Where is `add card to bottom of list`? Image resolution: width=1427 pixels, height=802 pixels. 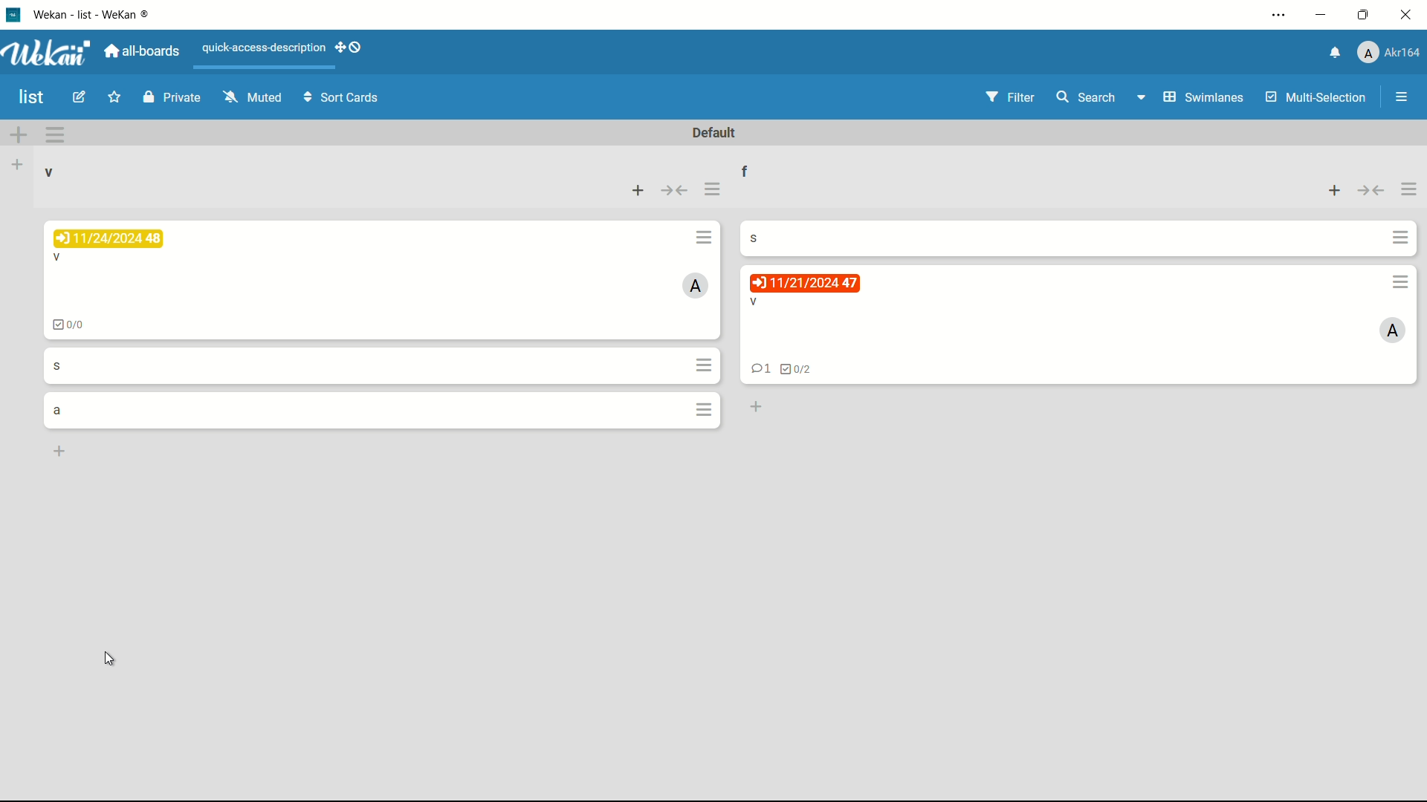 add card to bottom of list is located at coordinates (754, 408).